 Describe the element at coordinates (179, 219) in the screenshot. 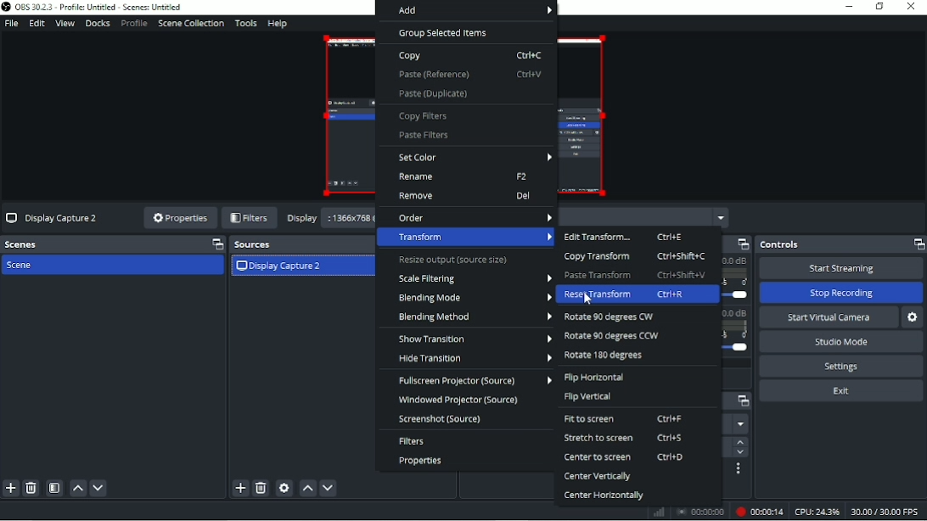

I see `Properties` at that location.